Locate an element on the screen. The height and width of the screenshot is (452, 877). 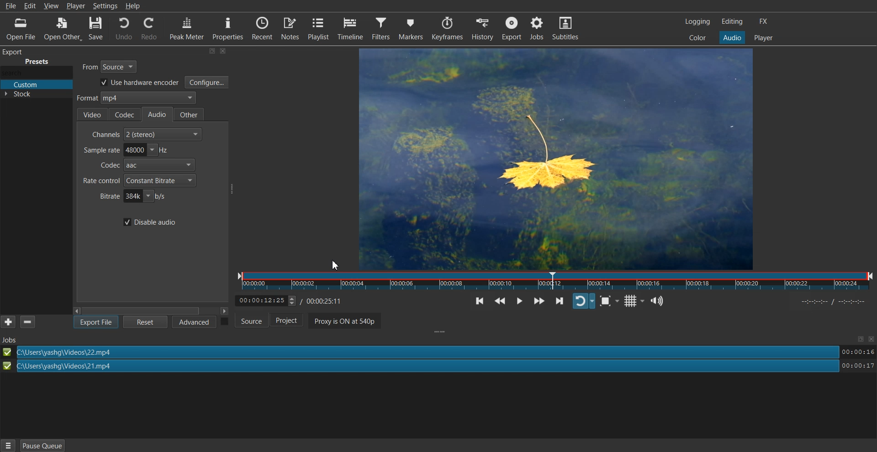
Reset is located at coordinates (144, 322).